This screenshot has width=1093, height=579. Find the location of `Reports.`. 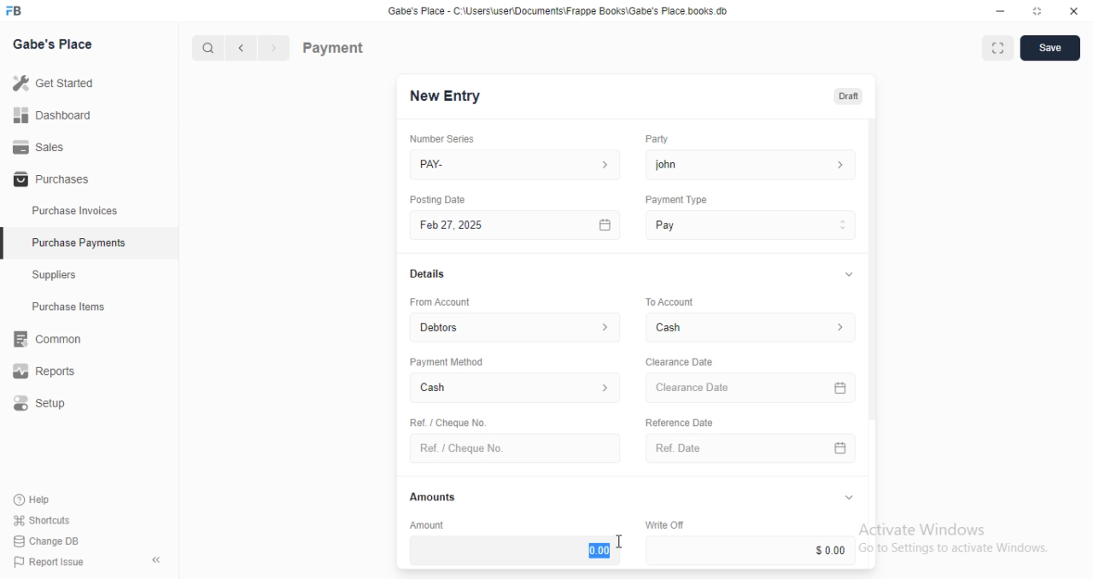

Reports. is located at coordinates (50, 371).